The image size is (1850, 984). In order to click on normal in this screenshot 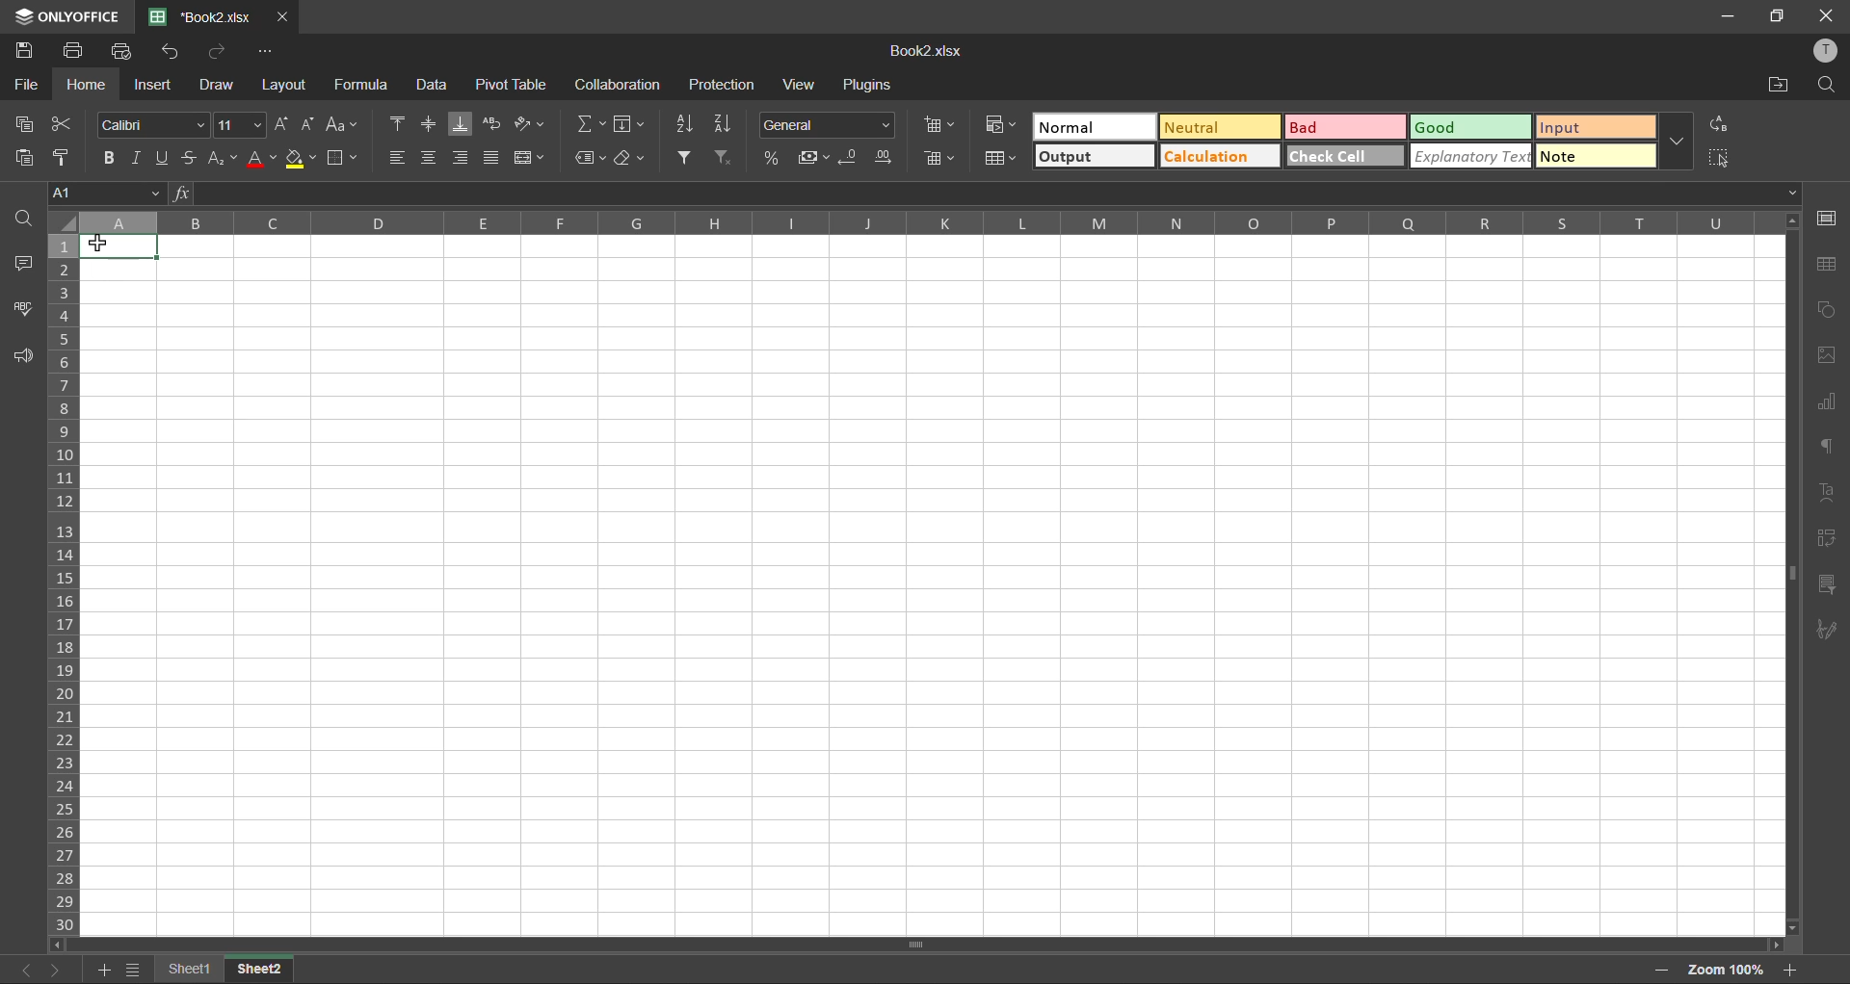, I will do `click(1097, 126)`.